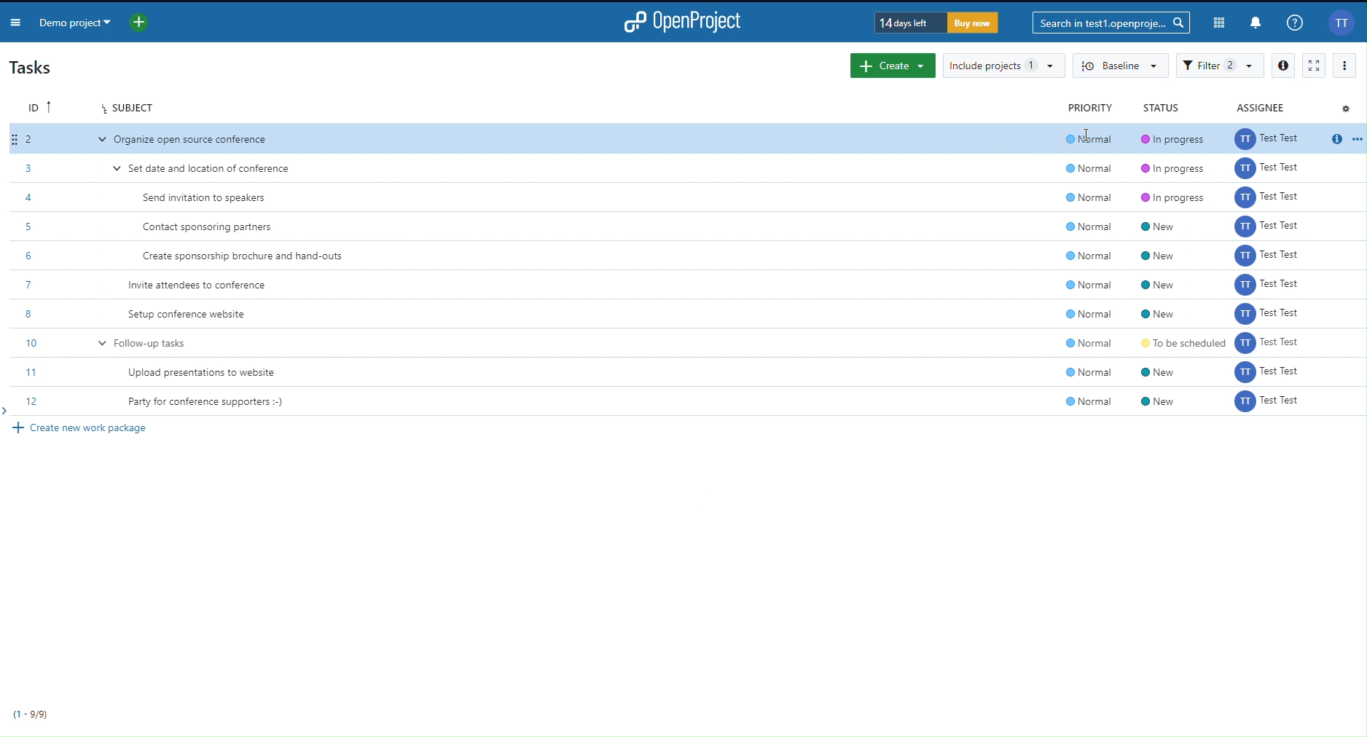 The image size is (1367, 737). I want to click on 8 Setup conference website @ Normal @ New Test Test, so click(689, 313).